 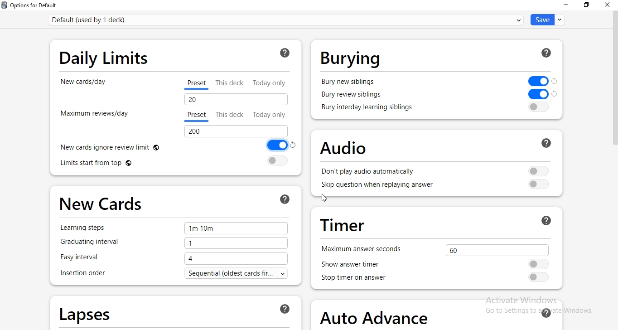 What do you see at coordinates (539, 264) in the screenshot?
I see `Toggle` at bounding box center [539, 264].